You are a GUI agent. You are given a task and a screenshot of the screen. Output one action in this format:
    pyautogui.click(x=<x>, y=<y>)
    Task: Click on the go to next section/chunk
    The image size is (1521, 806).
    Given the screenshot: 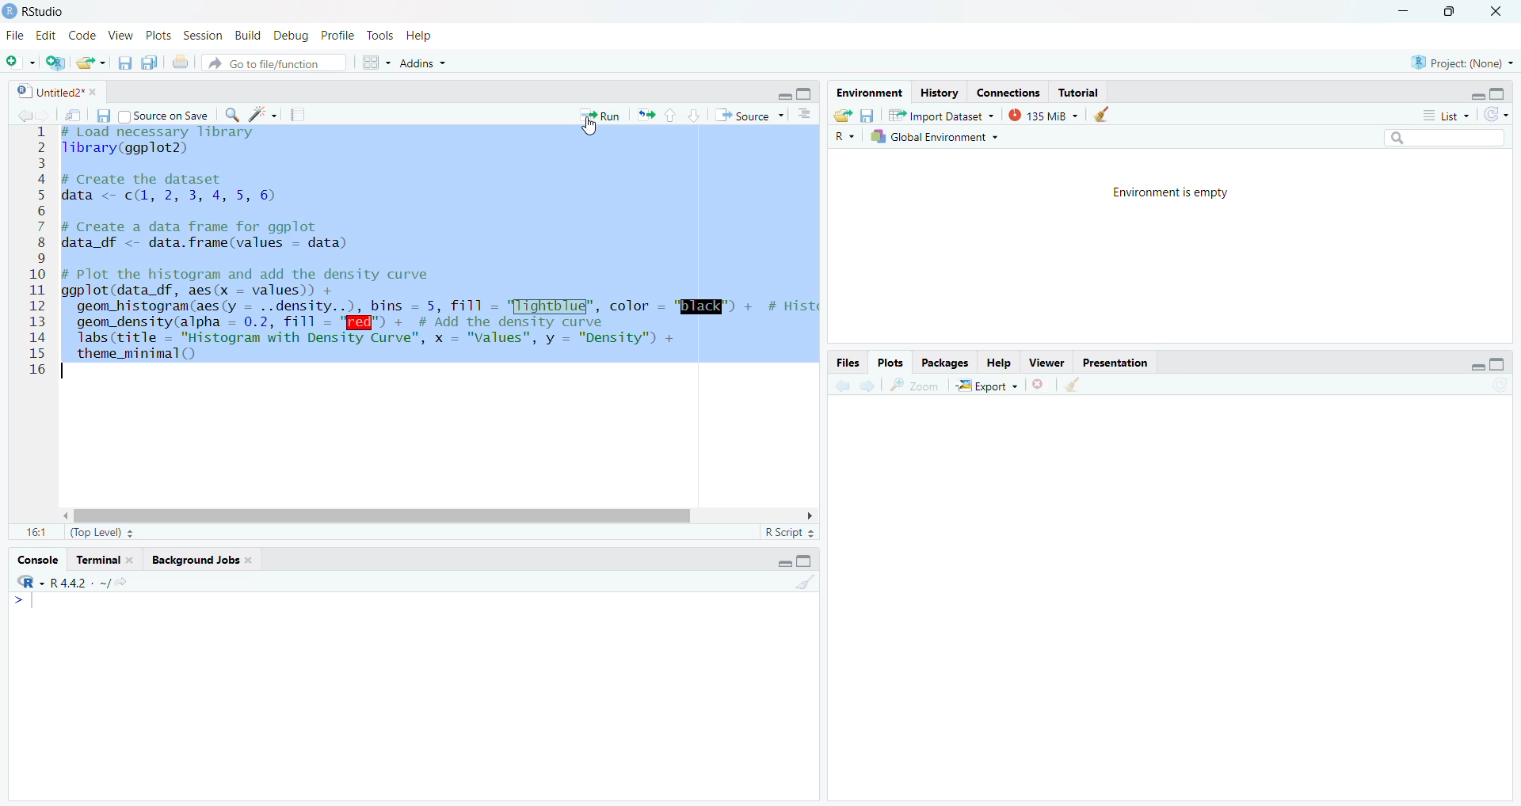 What is the action you would take?
    pyautogui.click(x=694, y=116)
    